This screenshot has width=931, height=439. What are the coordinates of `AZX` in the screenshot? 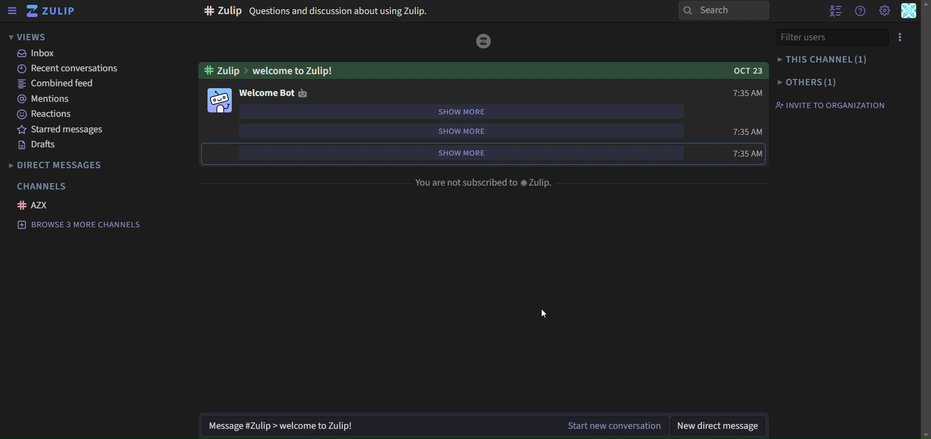 It's located at (34, 205).